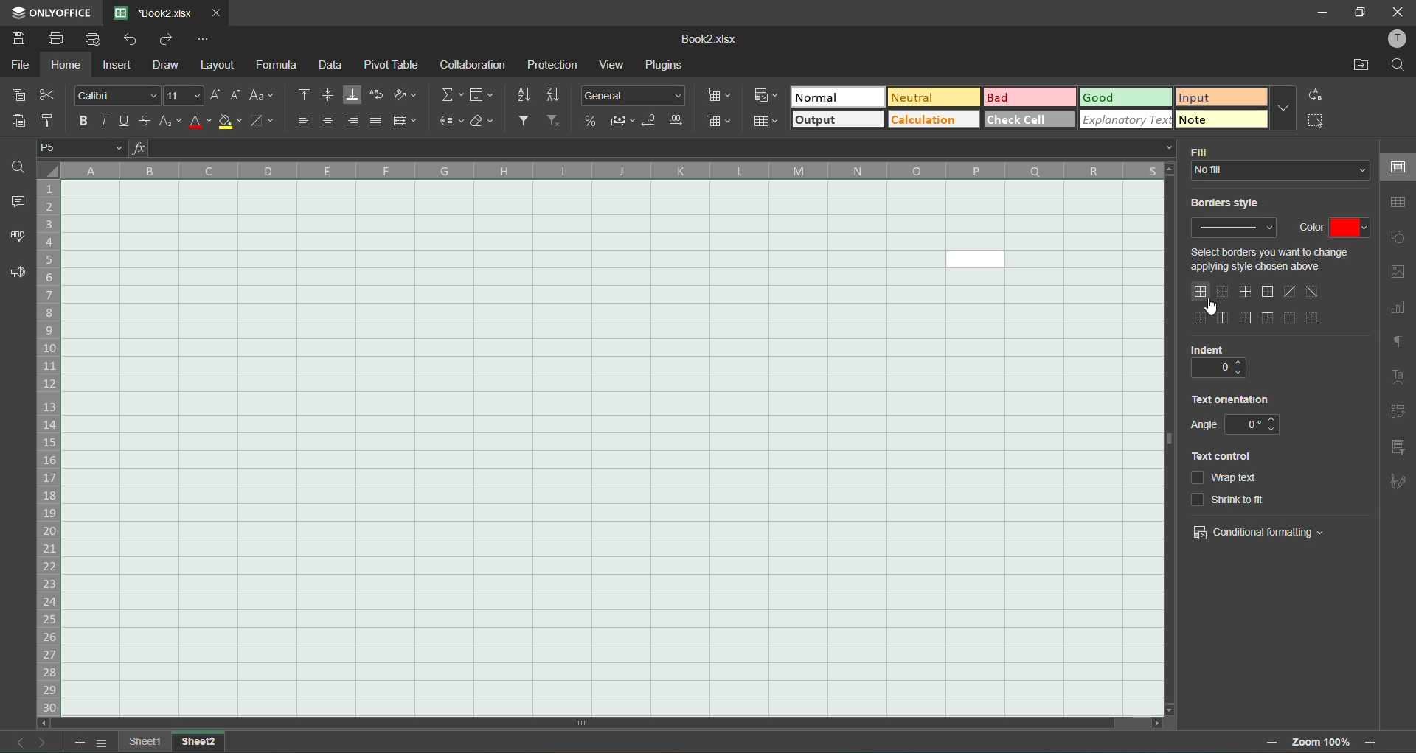 The height and width of the screenshot is (753, 1416). Describe the element at coordinates (1224, 317) in the screenshot. I see `vertical lines inner only` at that location.